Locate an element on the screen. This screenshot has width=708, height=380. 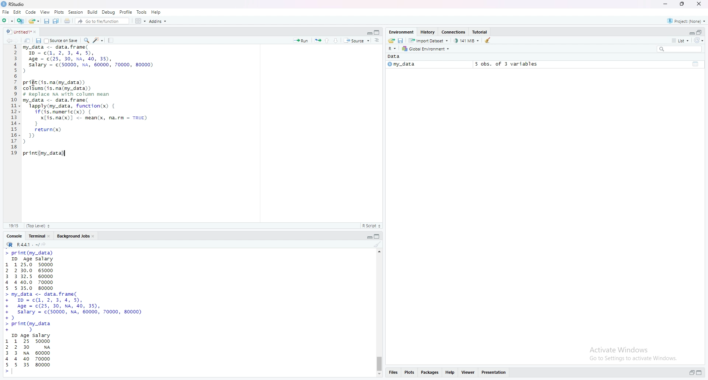
Environment is located at coordinates (402, 32).